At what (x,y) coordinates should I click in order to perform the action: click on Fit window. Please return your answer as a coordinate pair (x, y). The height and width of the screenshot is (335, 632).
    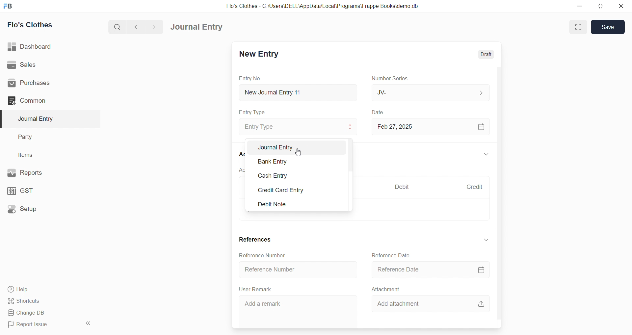
    Looking at the image, I should click on (577, 27).